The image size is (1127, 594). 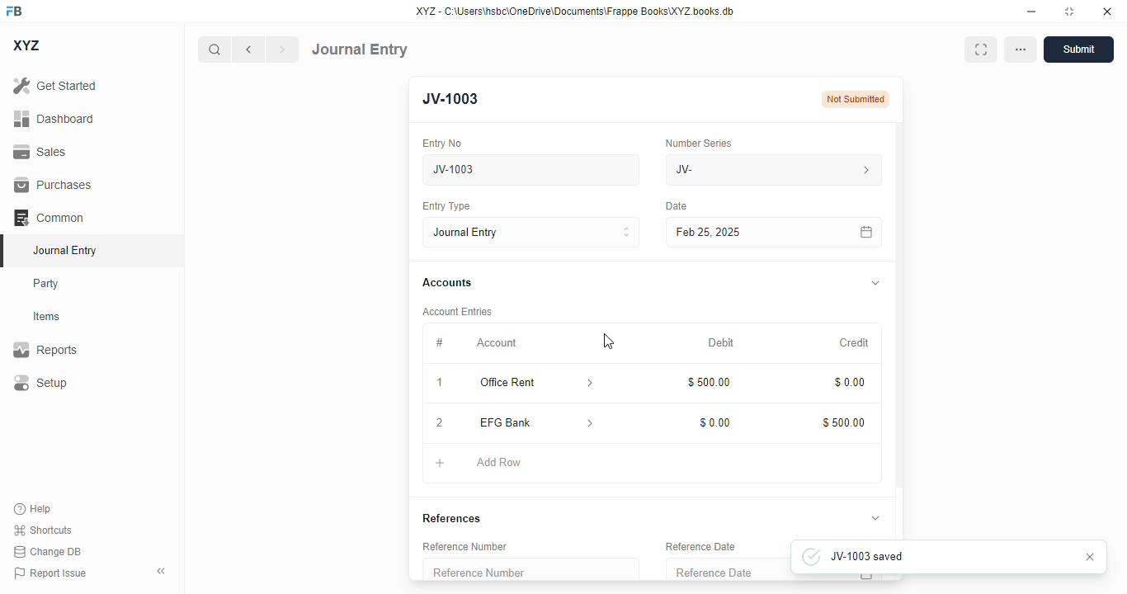 What do you see at coordinates (42, 530) in the screenshot?
I see `shortcuts` at bounding box center [42, 530].